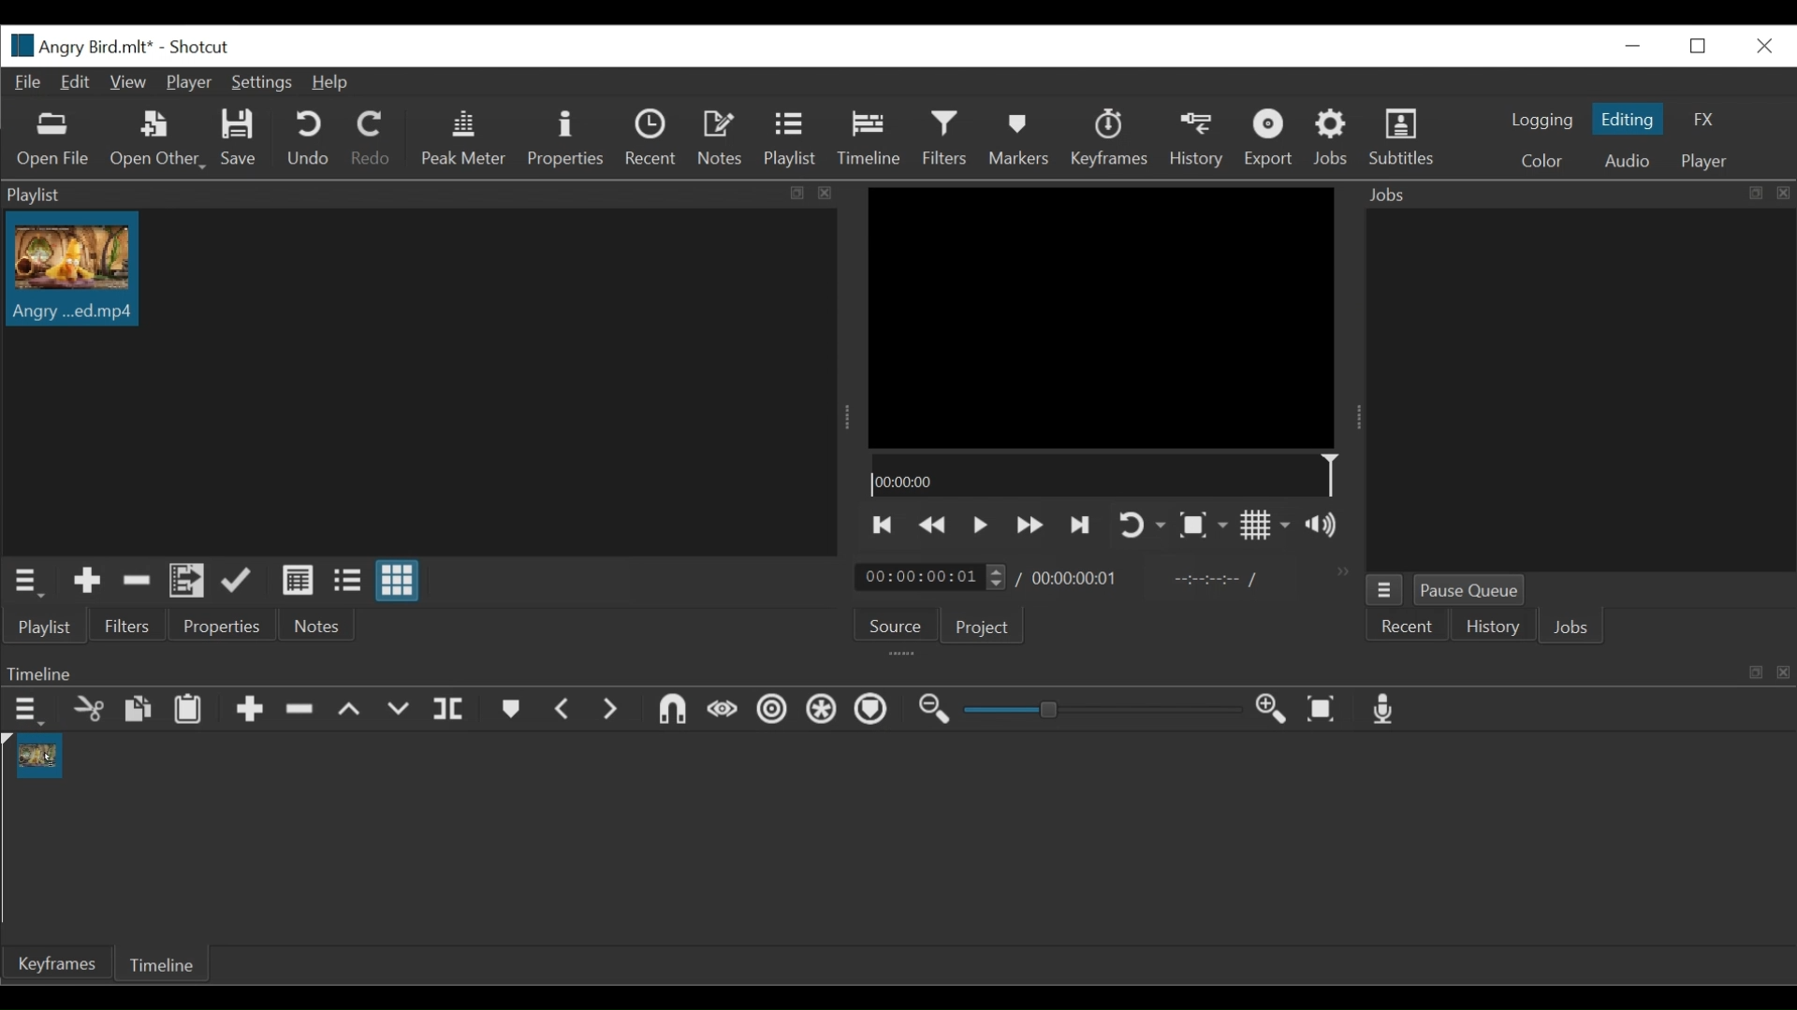 The image size is (1797, 1010). I want to click on Next Marker, so click(610, 711).